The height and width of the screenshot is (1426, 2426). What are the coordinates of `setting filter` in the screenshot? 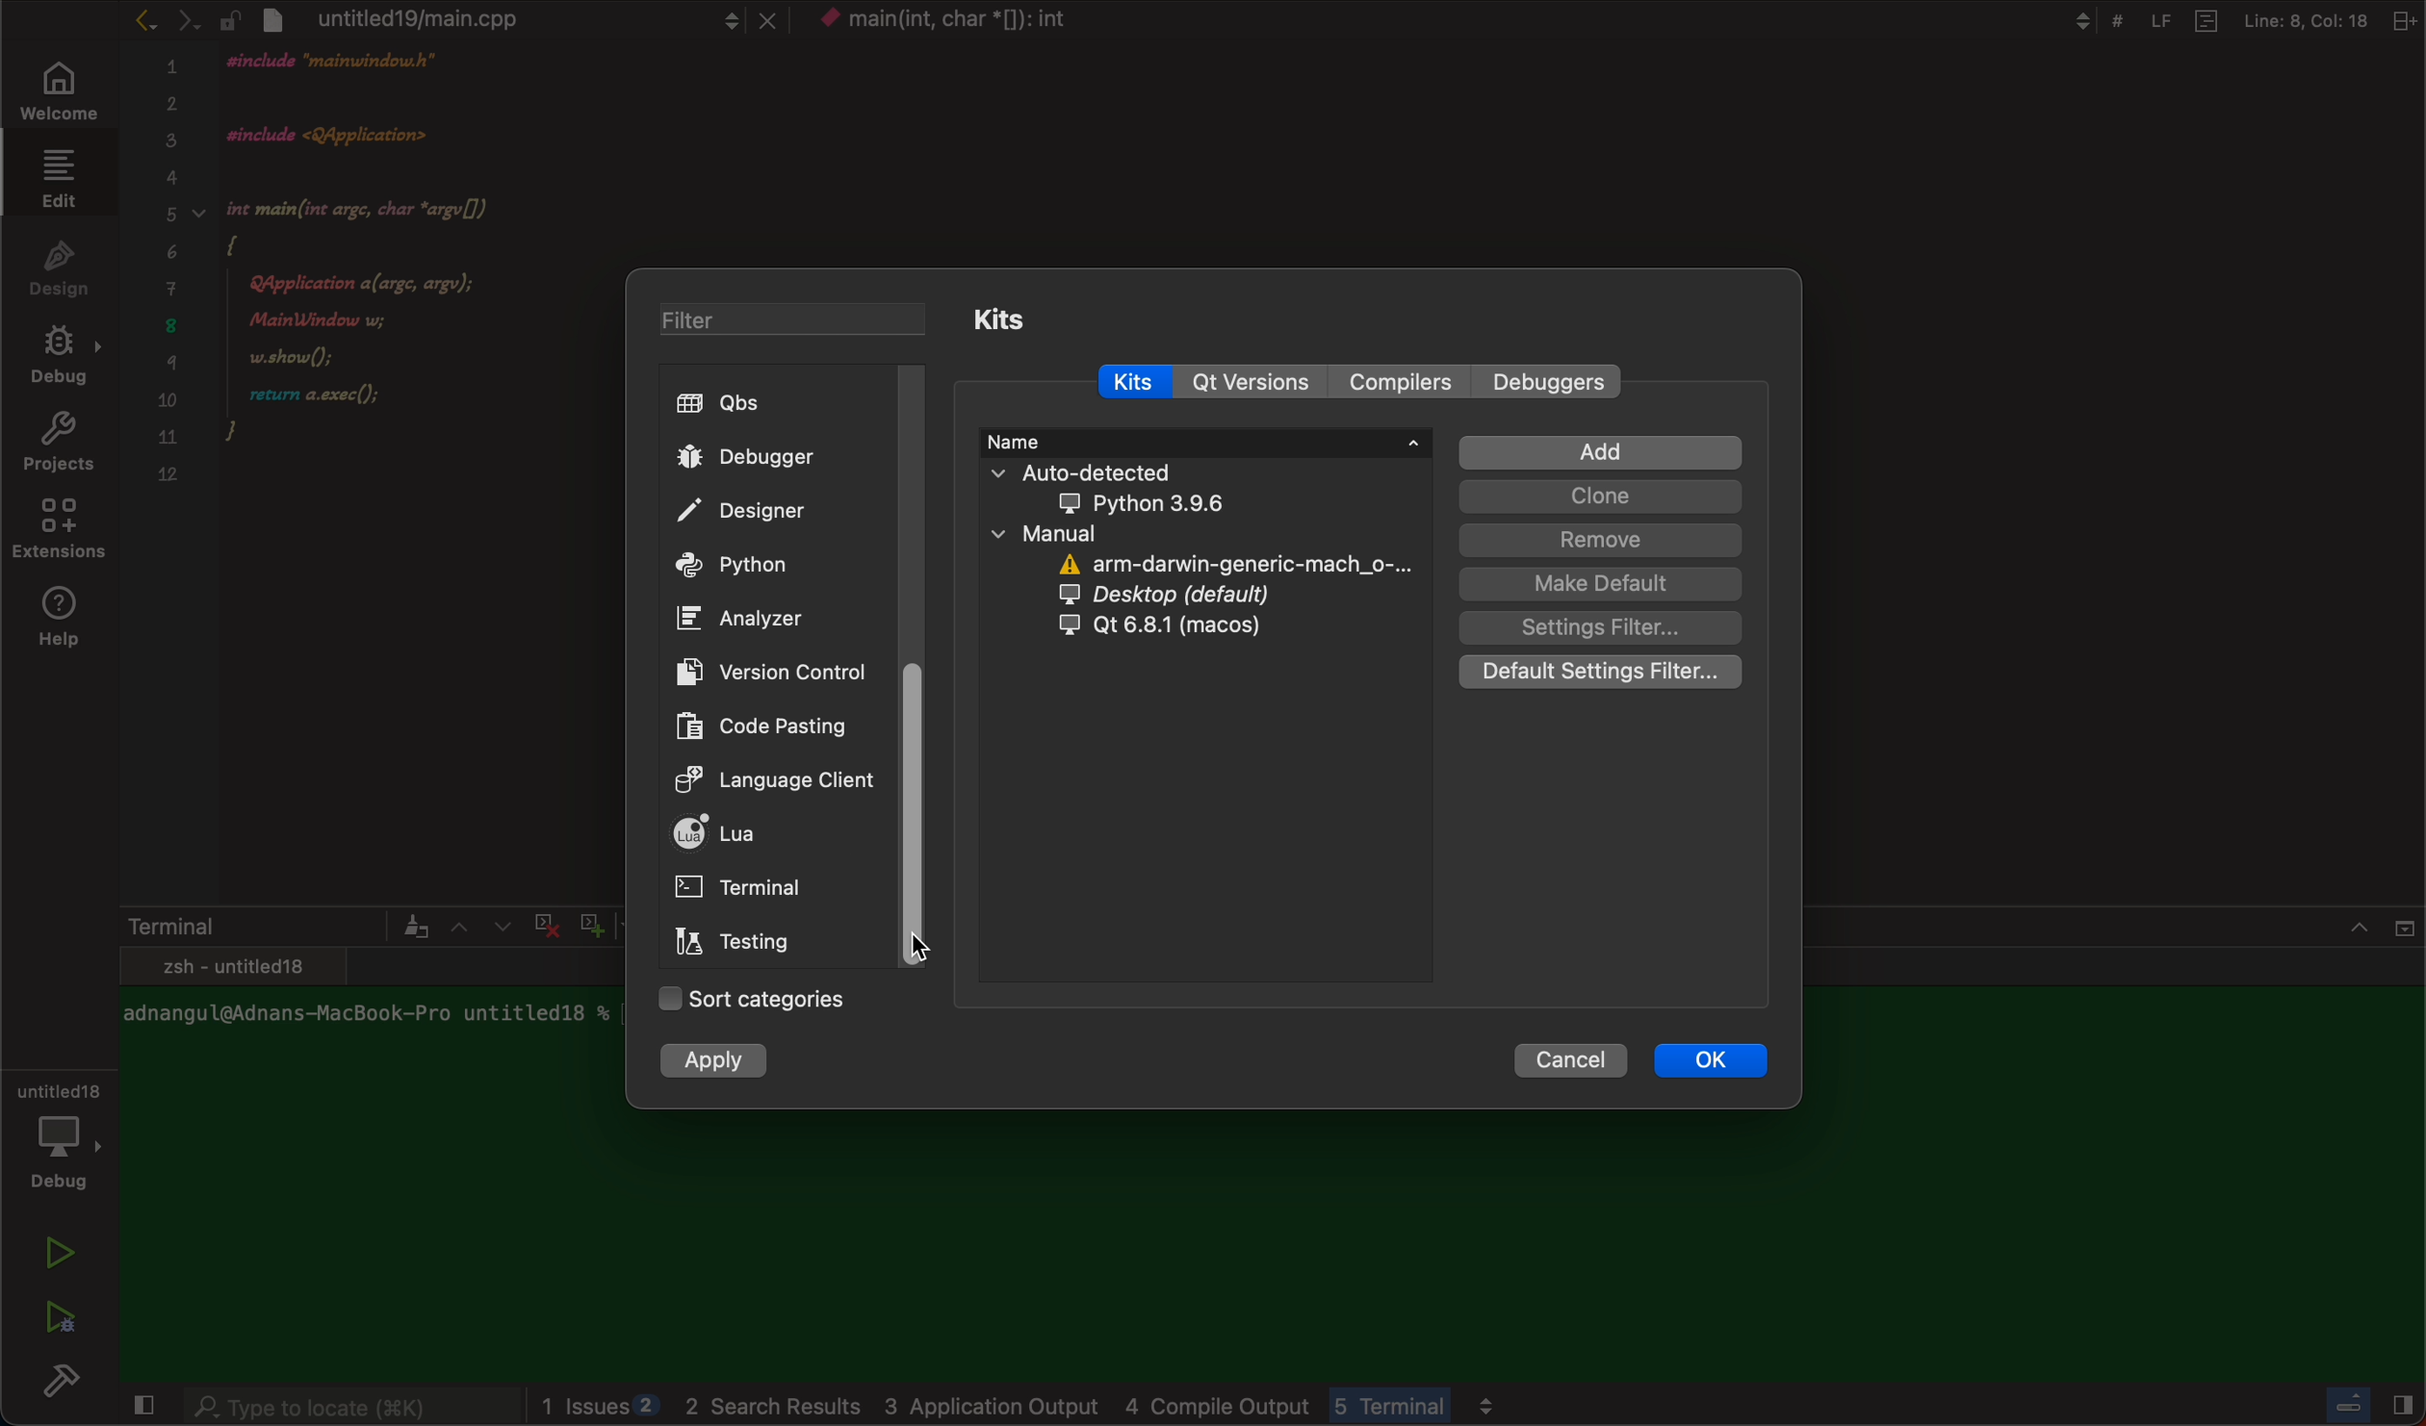 It's located at (1598, 627).